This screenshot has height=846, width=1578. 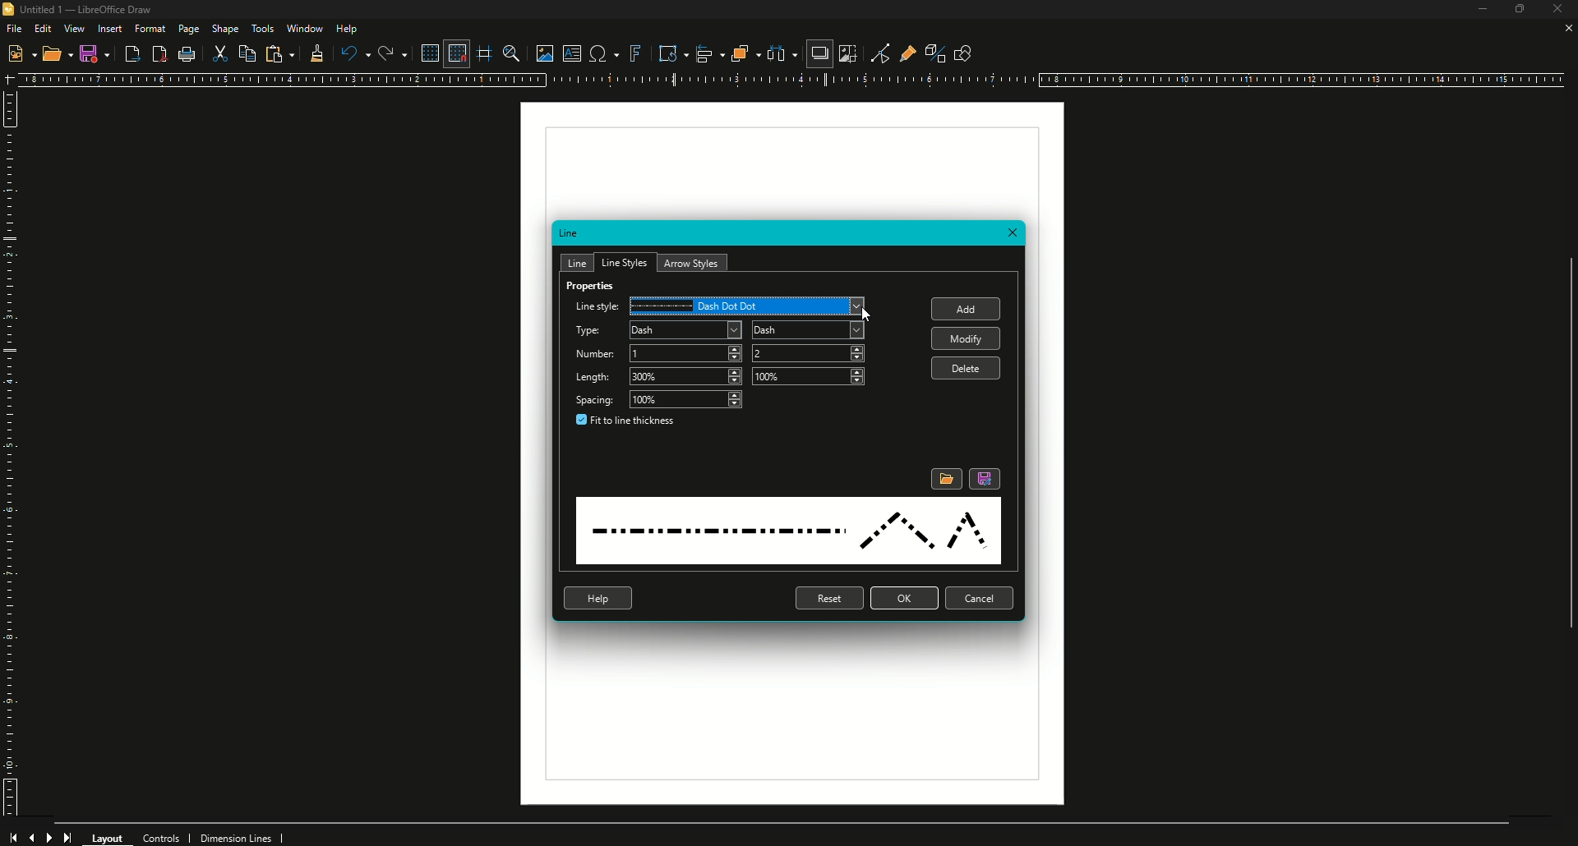 What do you see at coordinates (687, 400) in the screenshot?
I see `100%` at bounding box center [687, 400].